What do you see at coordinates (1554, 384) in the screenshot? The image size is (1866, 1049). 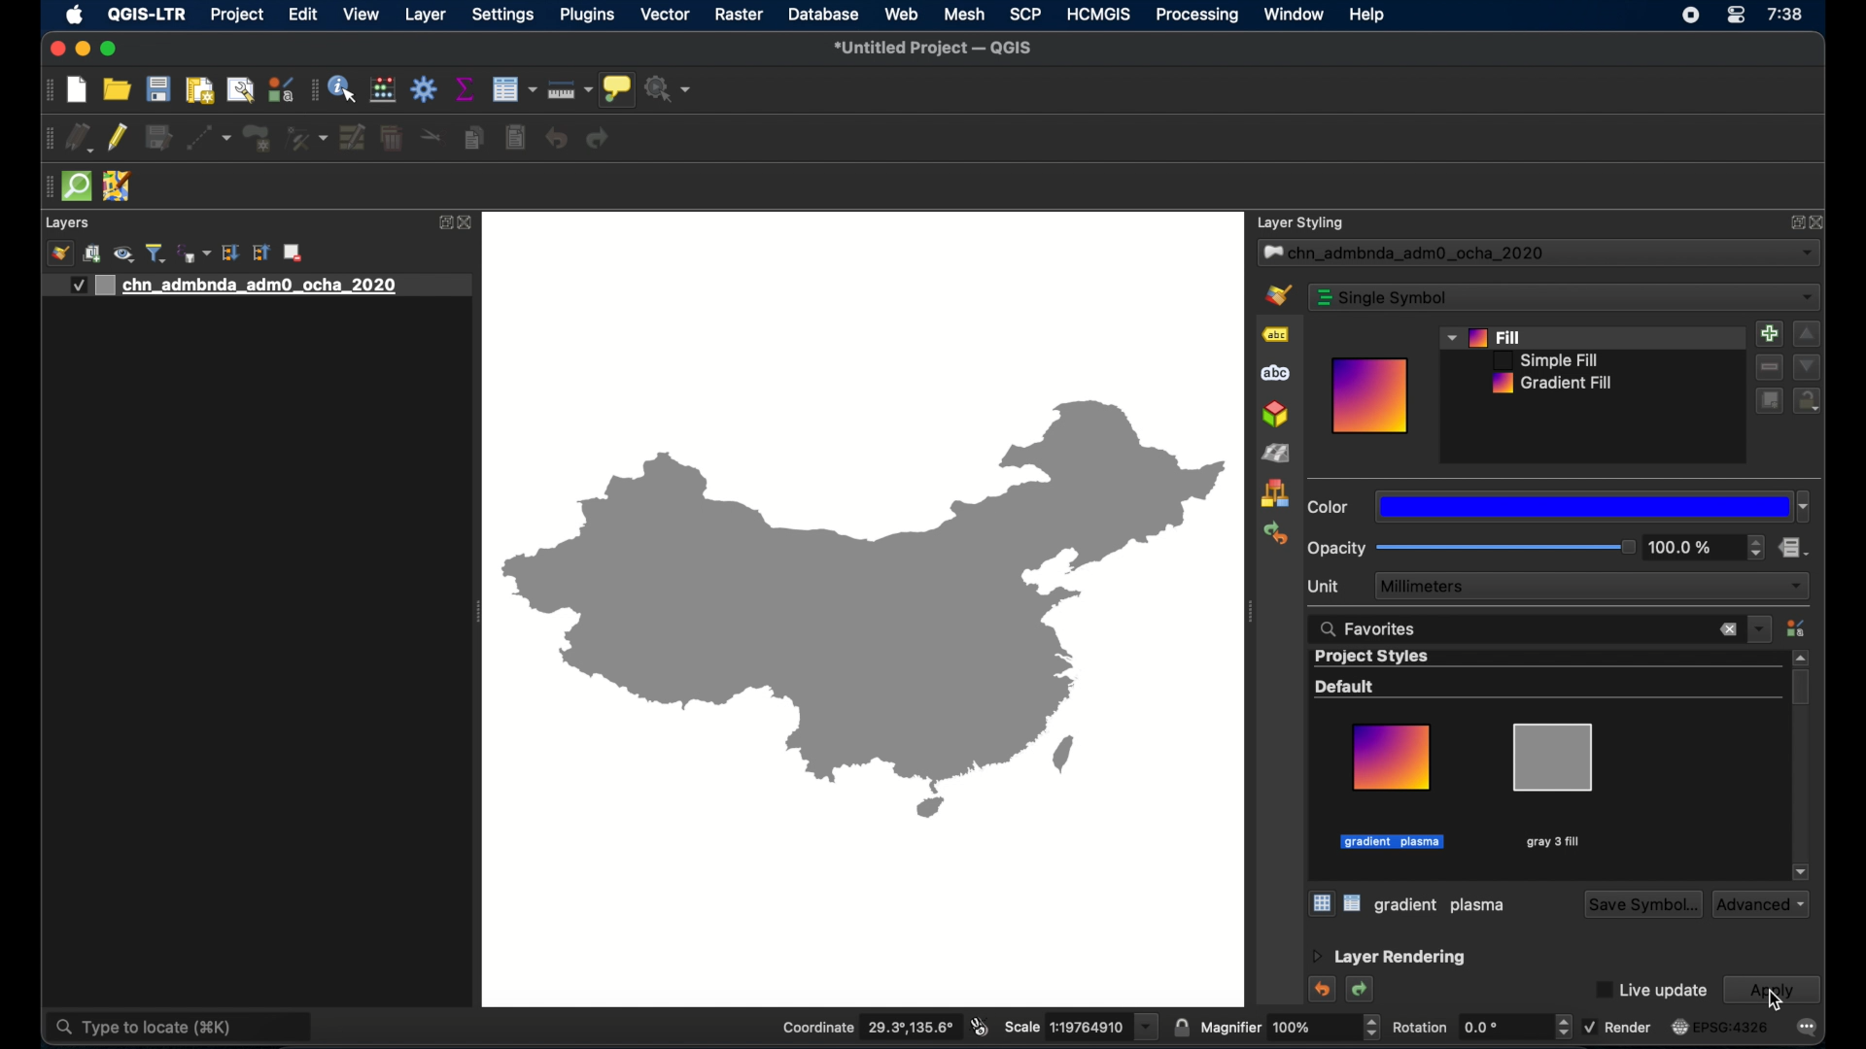 I see `gradient fill` at bounding box center [1554, 384].